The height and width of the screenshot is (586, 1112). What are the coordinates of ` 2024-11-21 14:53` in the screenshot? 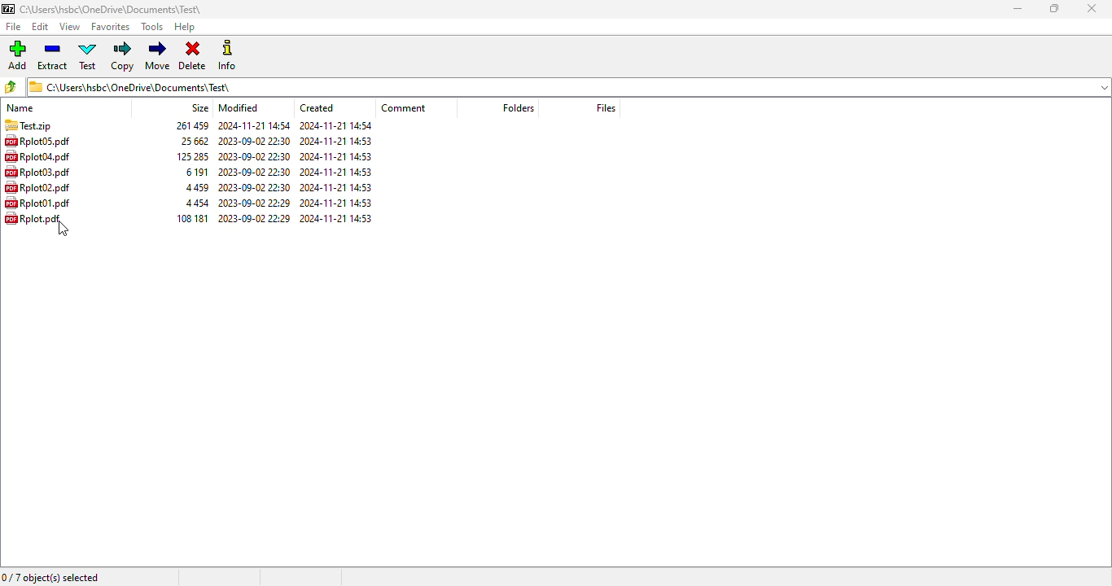 It's located at (336, 173).